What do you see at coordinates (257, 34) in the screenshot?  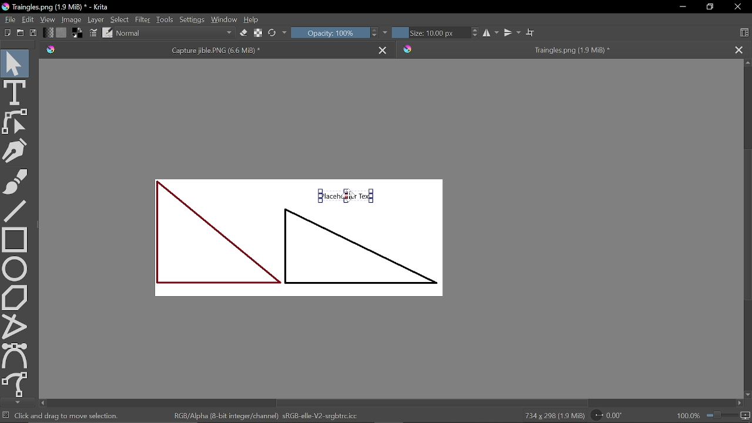 I see `Preserve alpha` at bounding box center [257, 34].